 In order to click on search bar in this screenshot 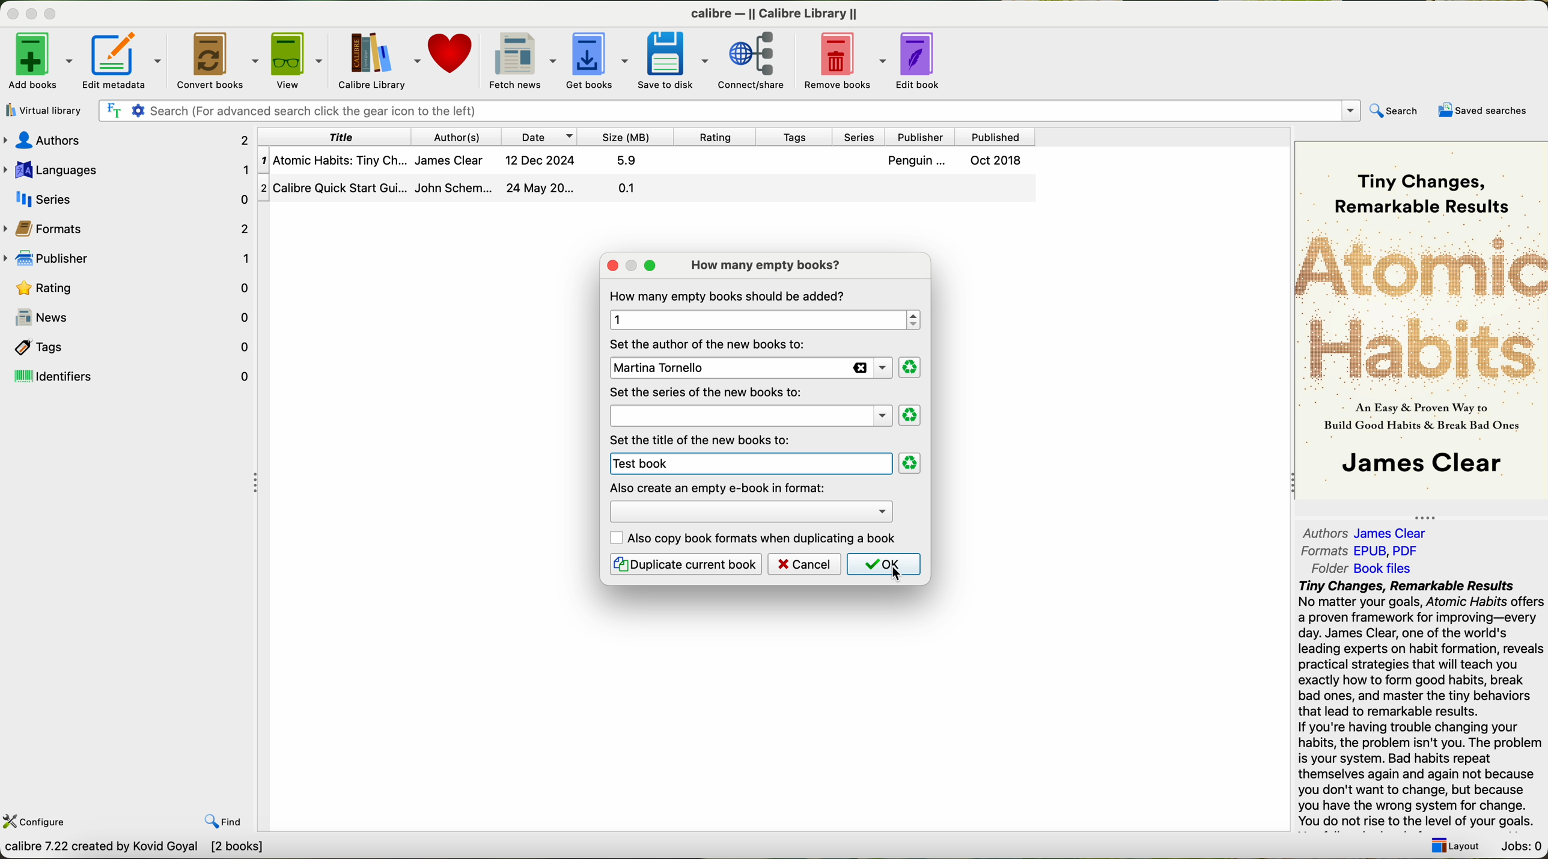, I will do `click(733, 111)`.